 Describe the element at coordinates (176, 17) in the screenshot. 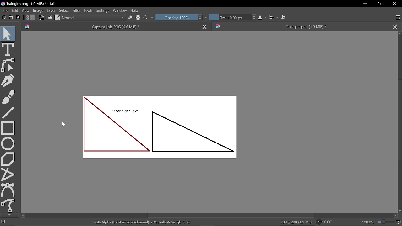

I see `Opacity` at that location.